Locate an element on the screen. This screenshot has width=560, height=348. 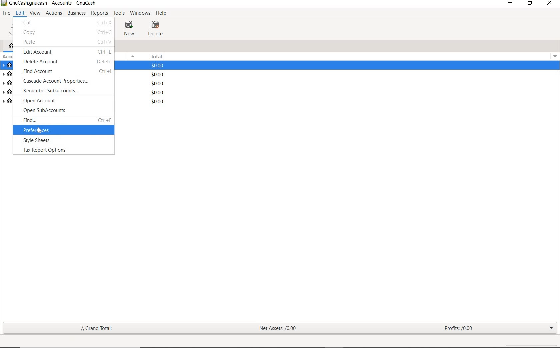
find account is located at coordinates (40, 71).